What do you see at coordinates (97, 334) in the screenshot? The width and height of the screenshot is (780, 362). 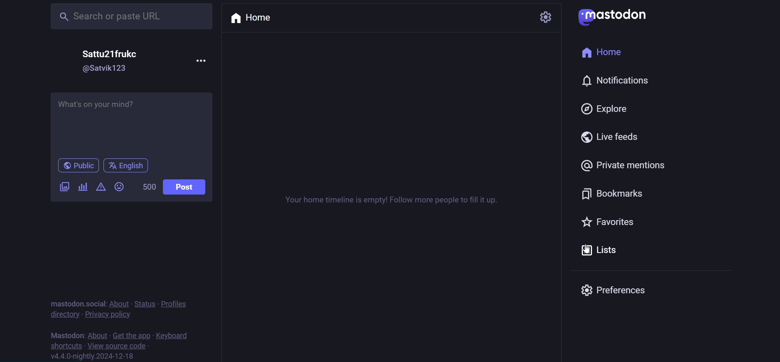 I see `about` at bounding box center [97, 334].